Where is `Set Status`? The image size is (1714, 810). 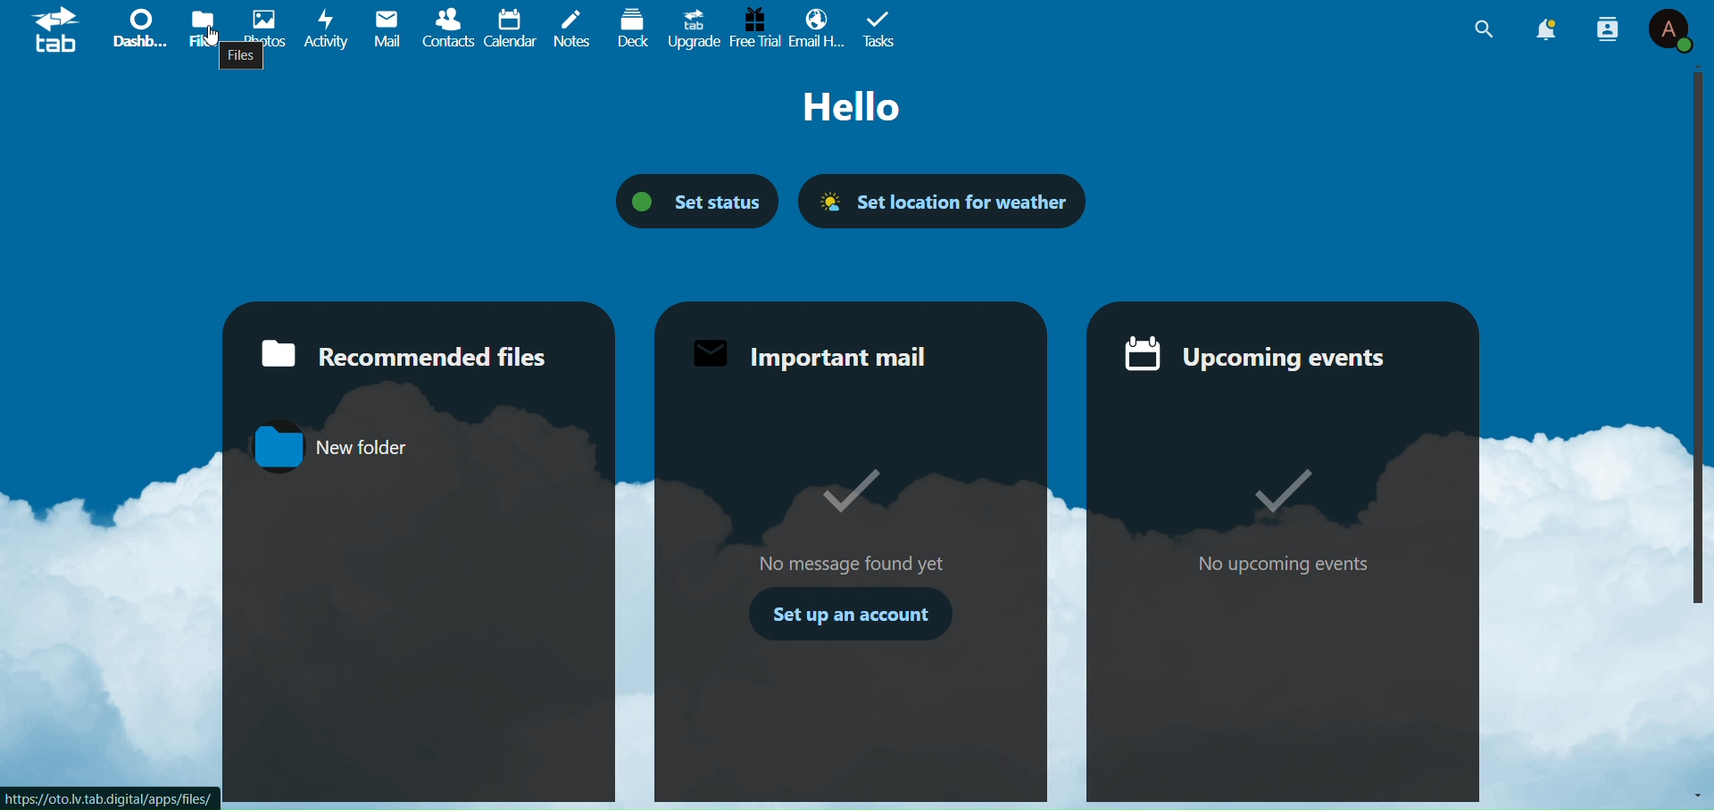
Set Status is located at coordinates (700, 199).